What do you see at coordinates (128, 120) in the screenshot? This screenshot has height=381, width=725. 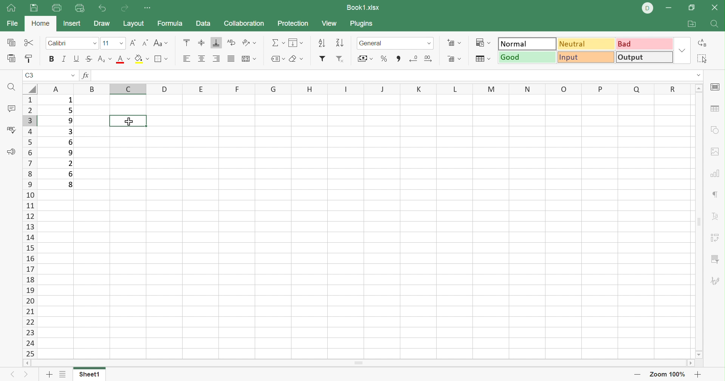 I see `Selected cell` at bounding box center [128, 120].